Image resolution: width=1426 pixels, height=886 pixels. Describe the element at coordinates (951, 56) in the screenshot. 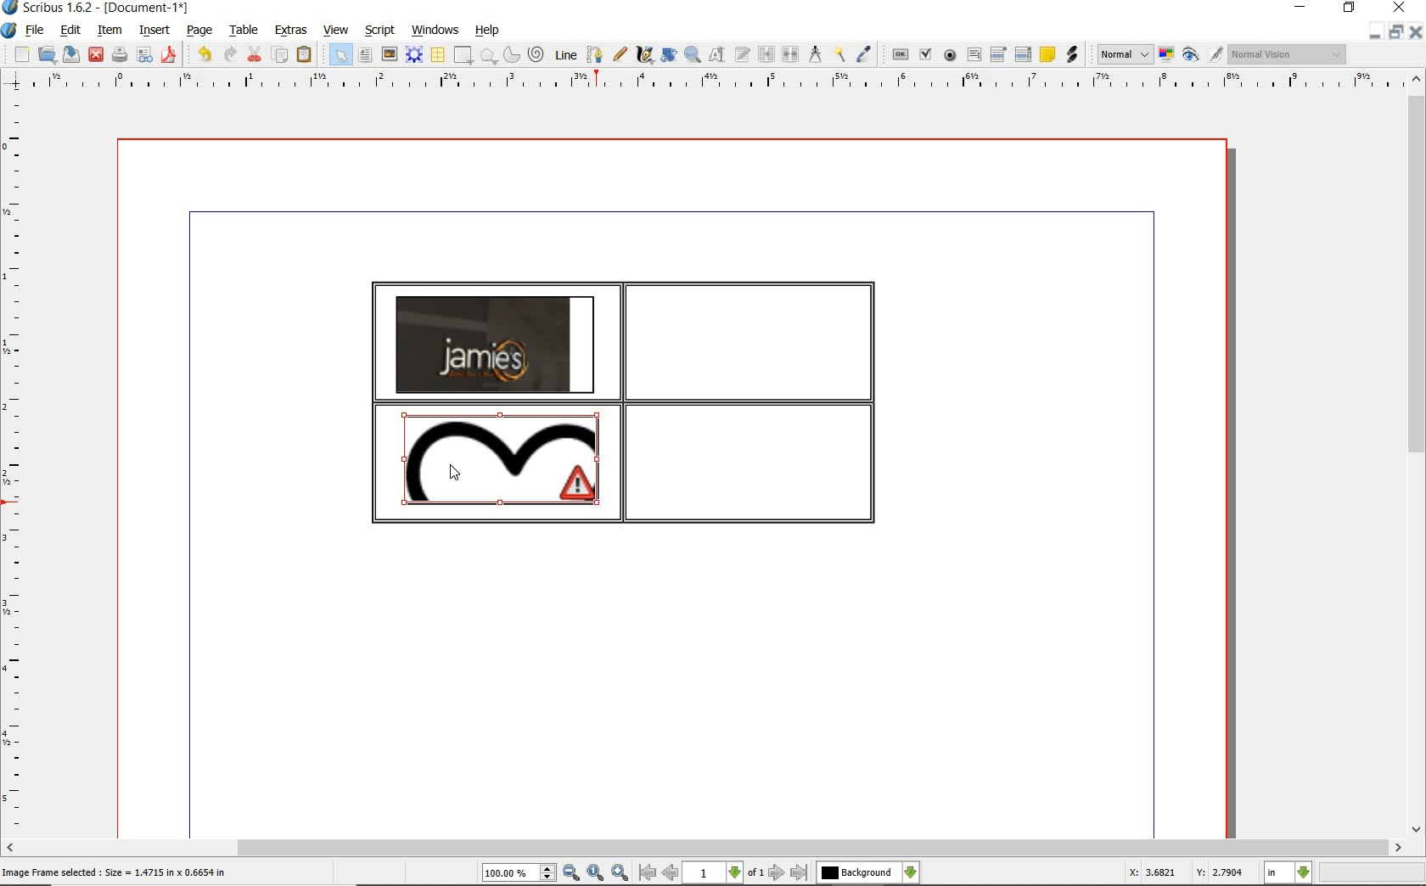

I see `pdf radio box` at that location.